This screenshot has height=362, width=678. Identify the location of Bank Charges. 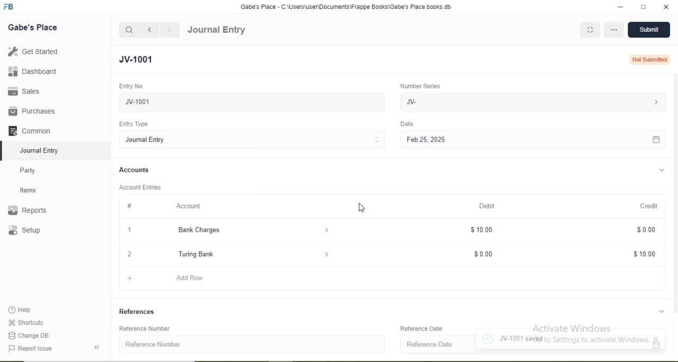
(248, 230).